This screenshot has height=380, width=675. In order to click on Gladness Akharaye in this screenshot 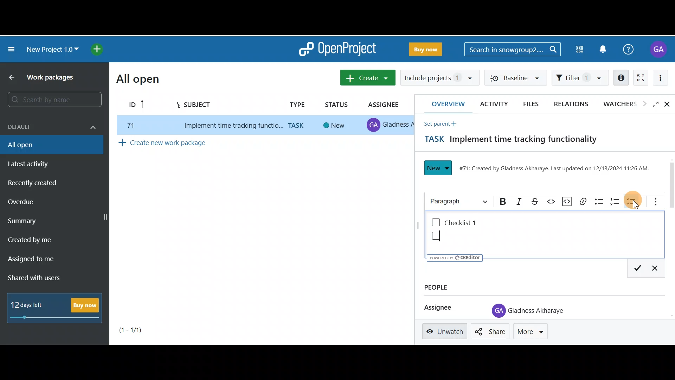, I will do `click(537, 311)`.